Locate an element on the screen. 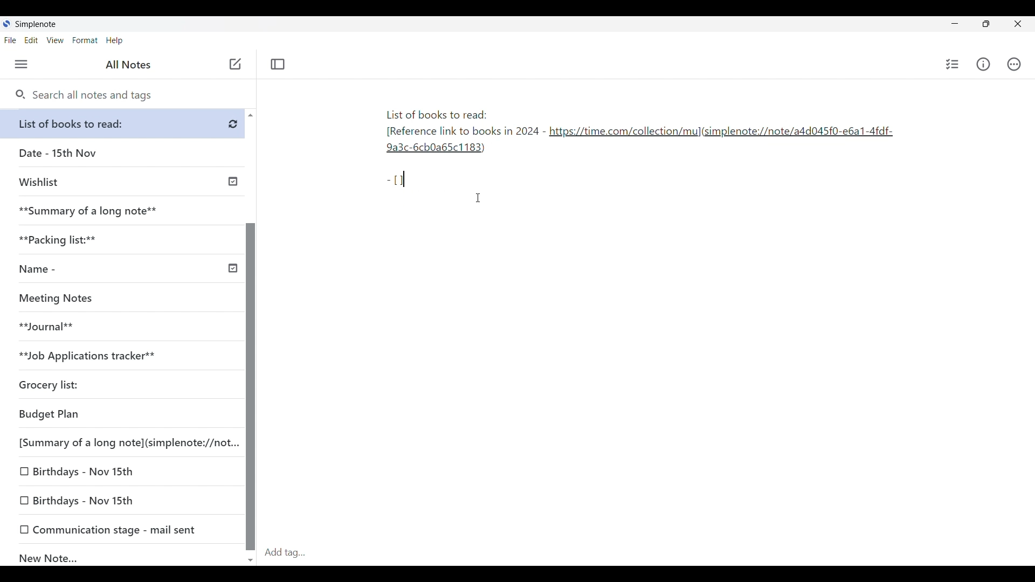 This screenshot has height=582, width=1035. Cursor is located at coordinates (479, 198).